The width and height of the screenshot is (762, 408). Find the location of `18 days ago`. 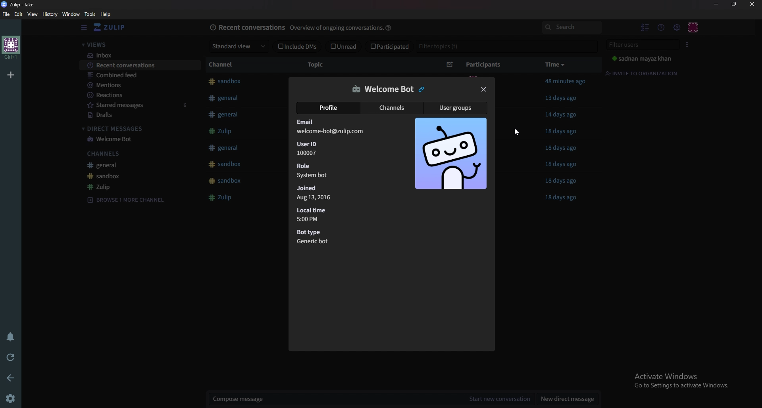

18 days ago is located at coordinates (562, 132).